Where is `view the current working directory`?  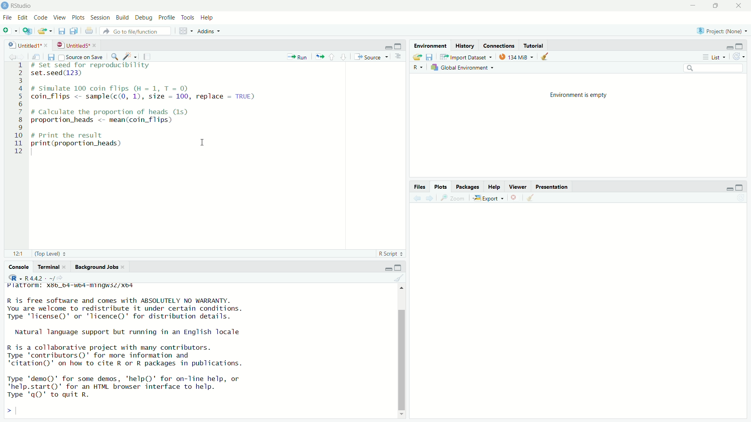 view the current working directory is located at coordinates (66, 278).